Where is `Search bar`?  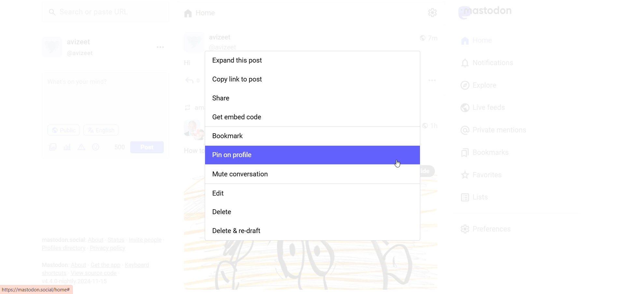 Search bar is located at coordinates (108, 14).